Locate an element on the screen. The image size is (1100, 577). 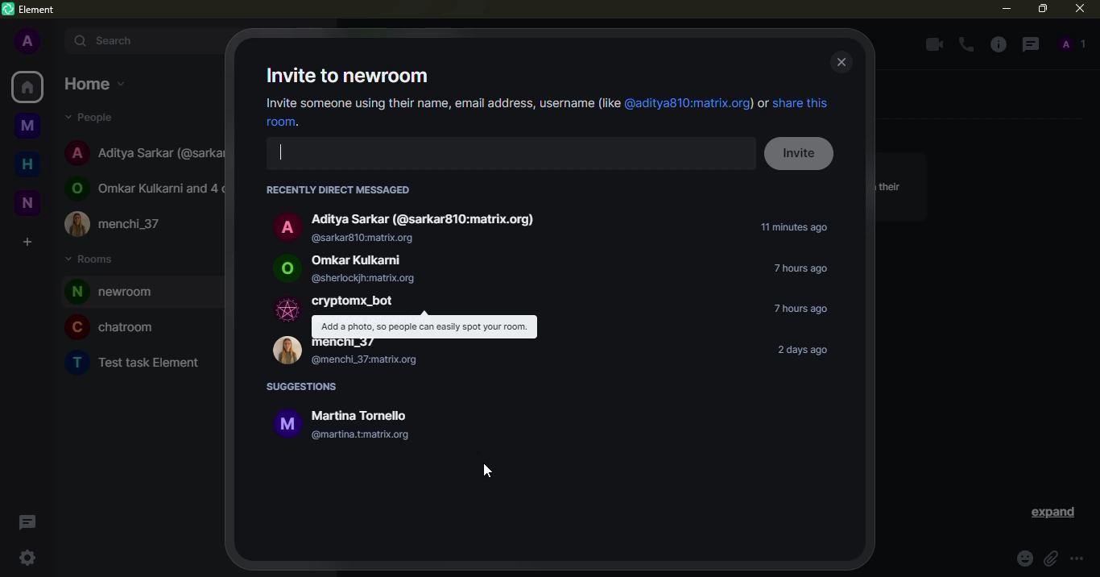
chatroom is located at coordinates (109, 330).